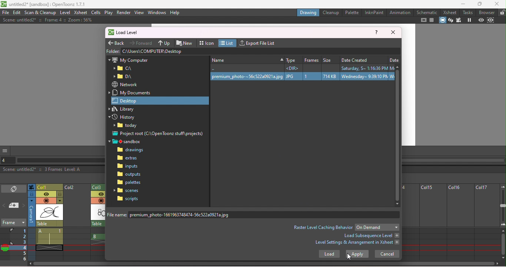 The image size is (506, 267). Describe the element at coordinates (4, 206) in the screenshot. I see `Previous memo` at that location.